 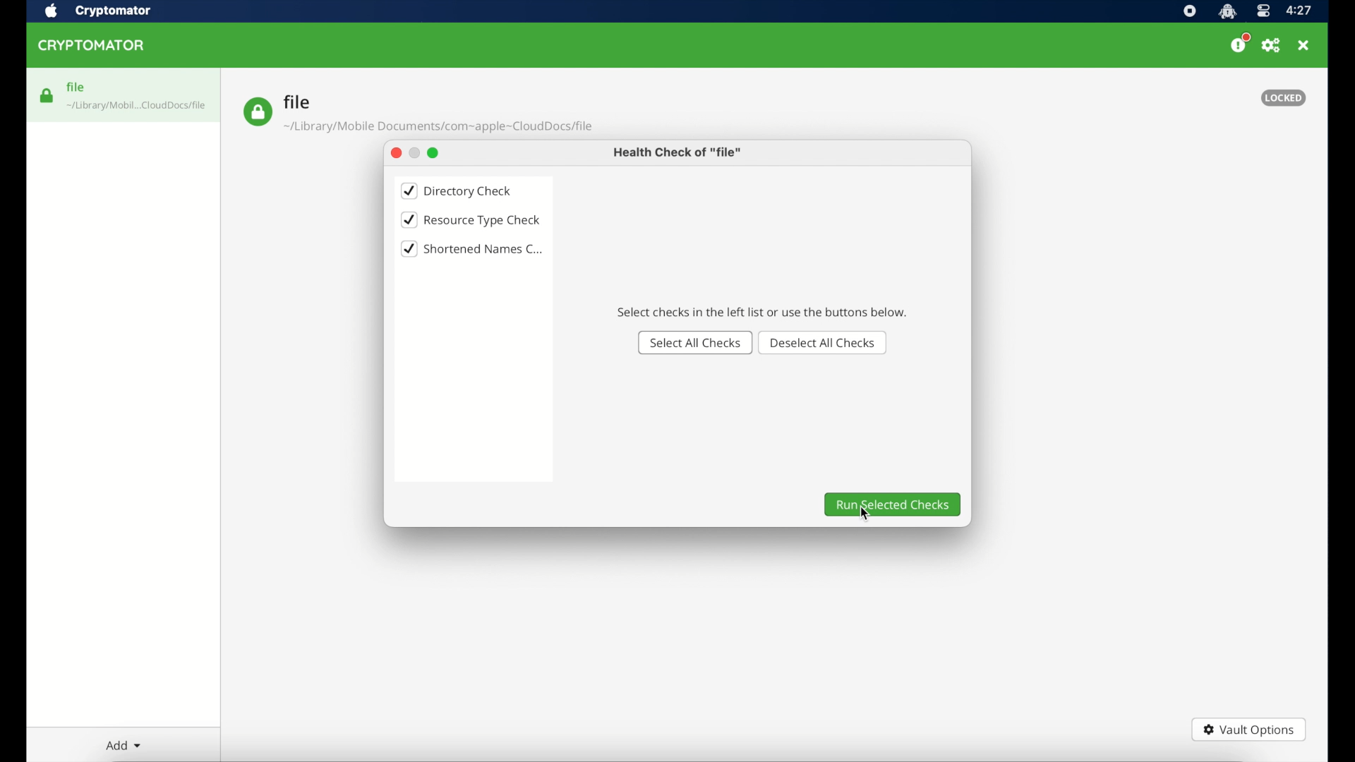 What do you see at coordinates (418, 114) in the screenshot?
I see `file` at bounding box center [418, 114].